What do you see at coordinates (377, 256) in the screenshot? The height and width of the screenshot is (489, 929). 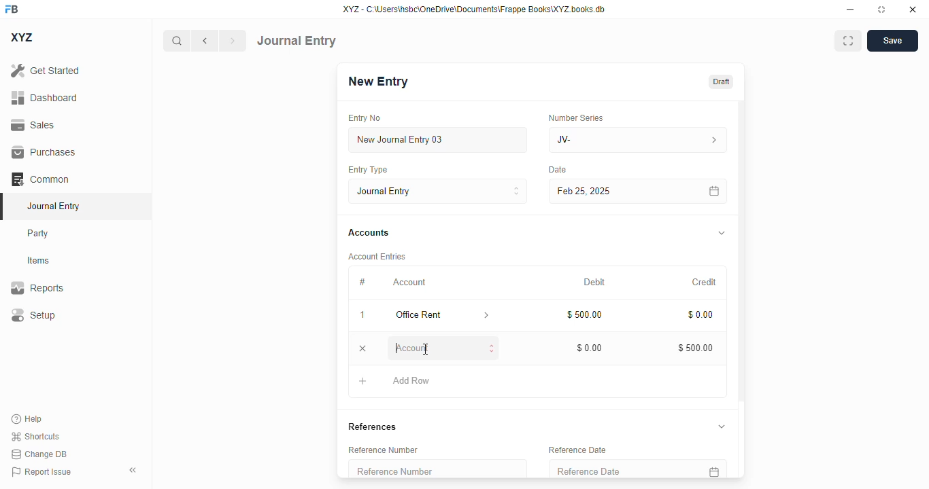 I see `account entries` at bounding box center [377, 256].